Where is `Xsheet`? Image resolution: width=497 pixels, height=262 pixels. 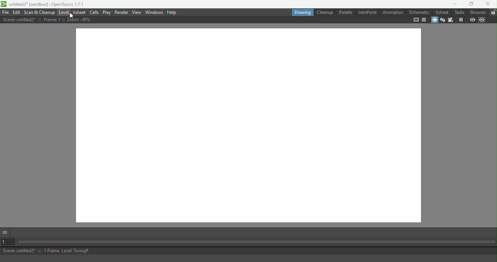
Xsheet is located at coordinates (442, 11).